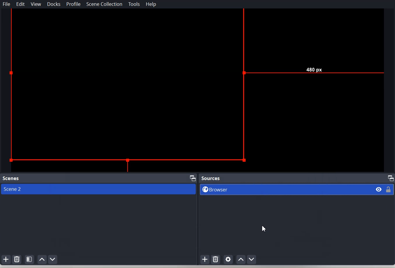 The height and width of the screenshot is (268, 395). Describe the element at coordinates (211, 178) in the screenshot. I see `sources` at that location.